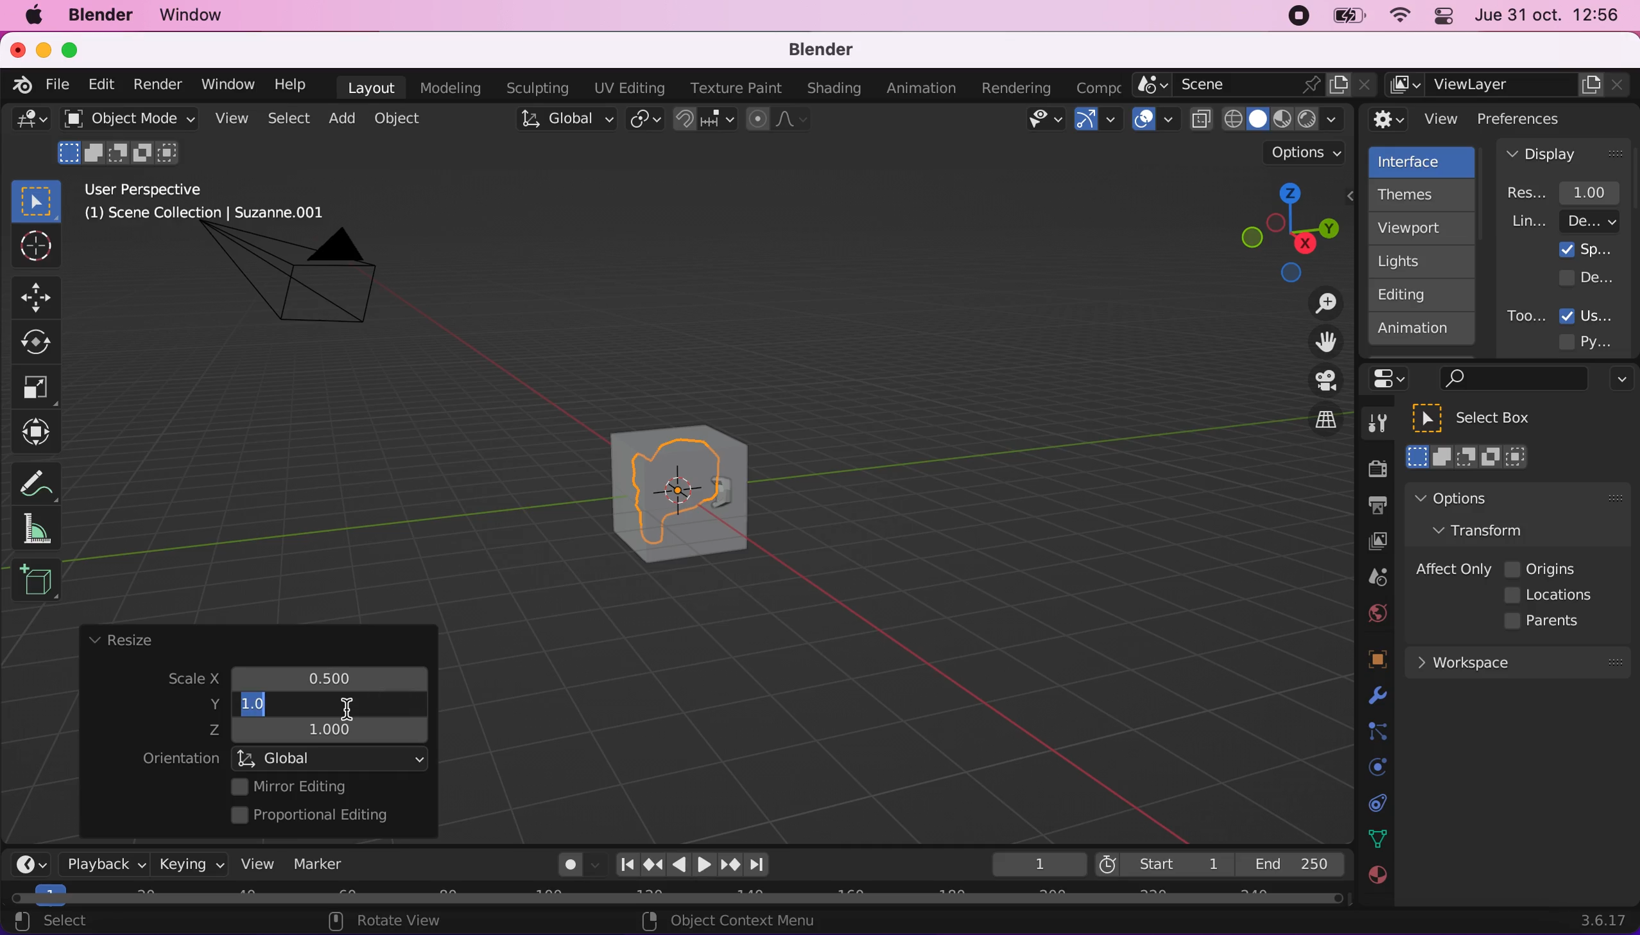  What do you see at coordinates (1510, 85) in the screenshot?
I see `view layer` at bounding box center [1510, 85].